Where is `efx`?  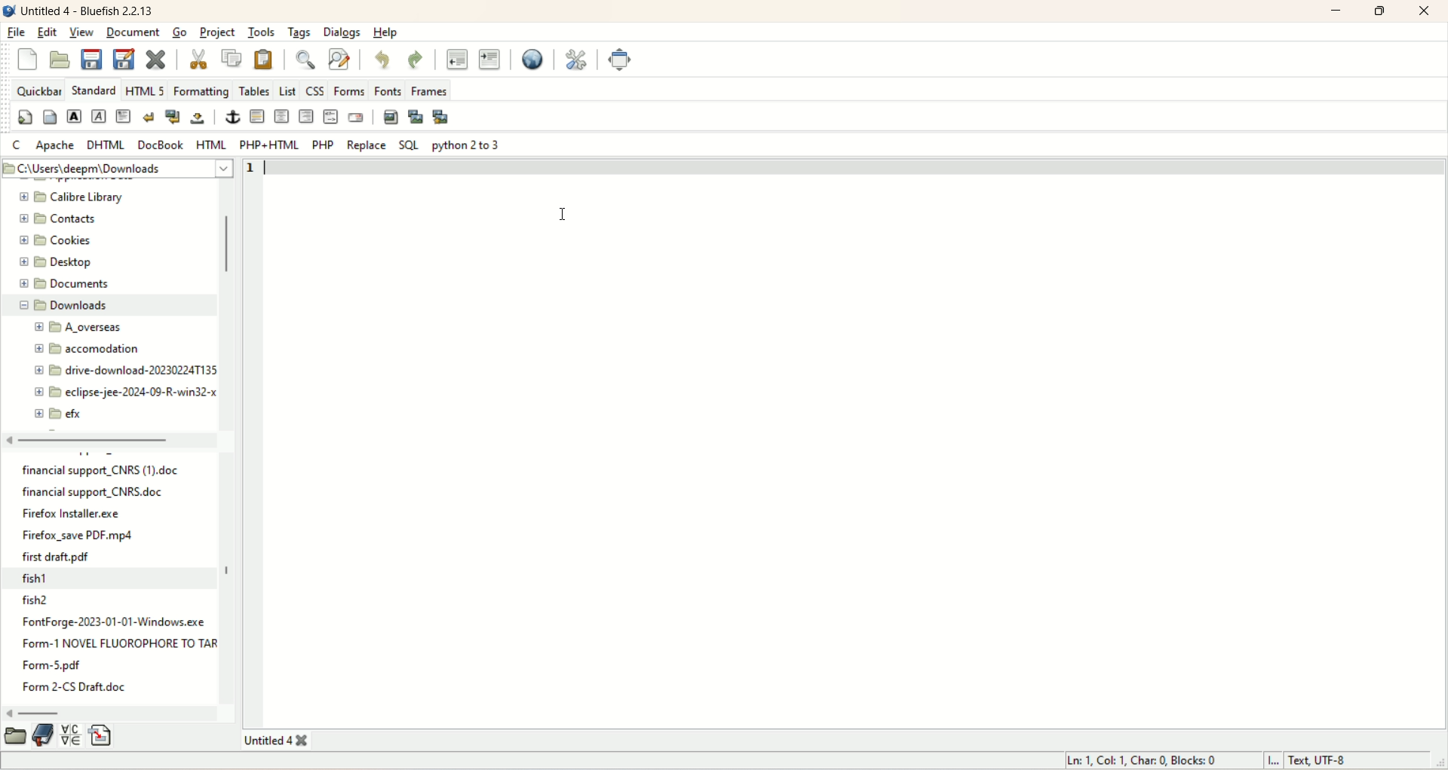 efx is located at coordinates (60, 414).